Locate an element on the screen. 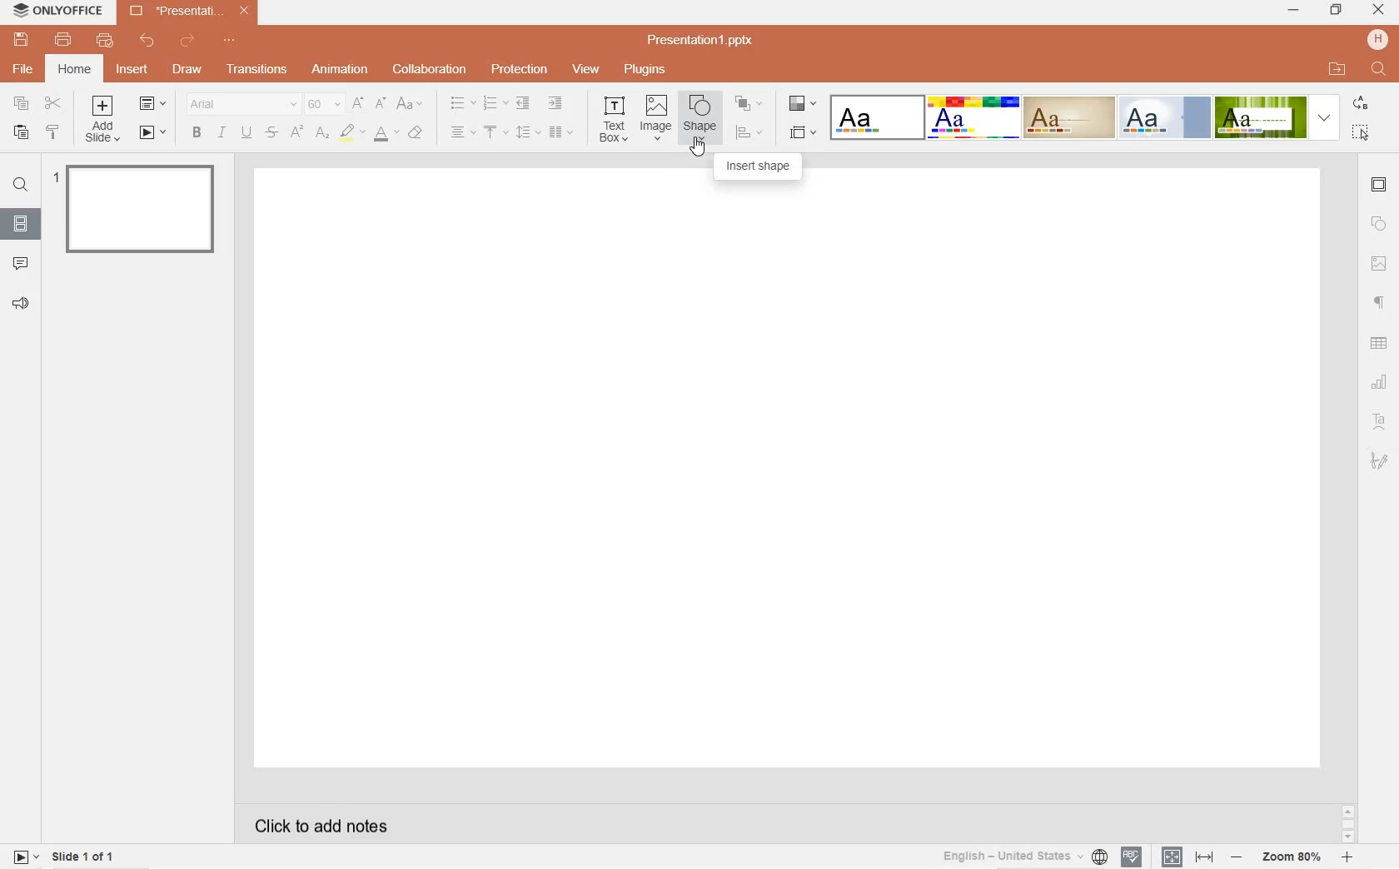 The width and height of the screenshot is (1399, 869). Basic is located at coordinates (973, 117).